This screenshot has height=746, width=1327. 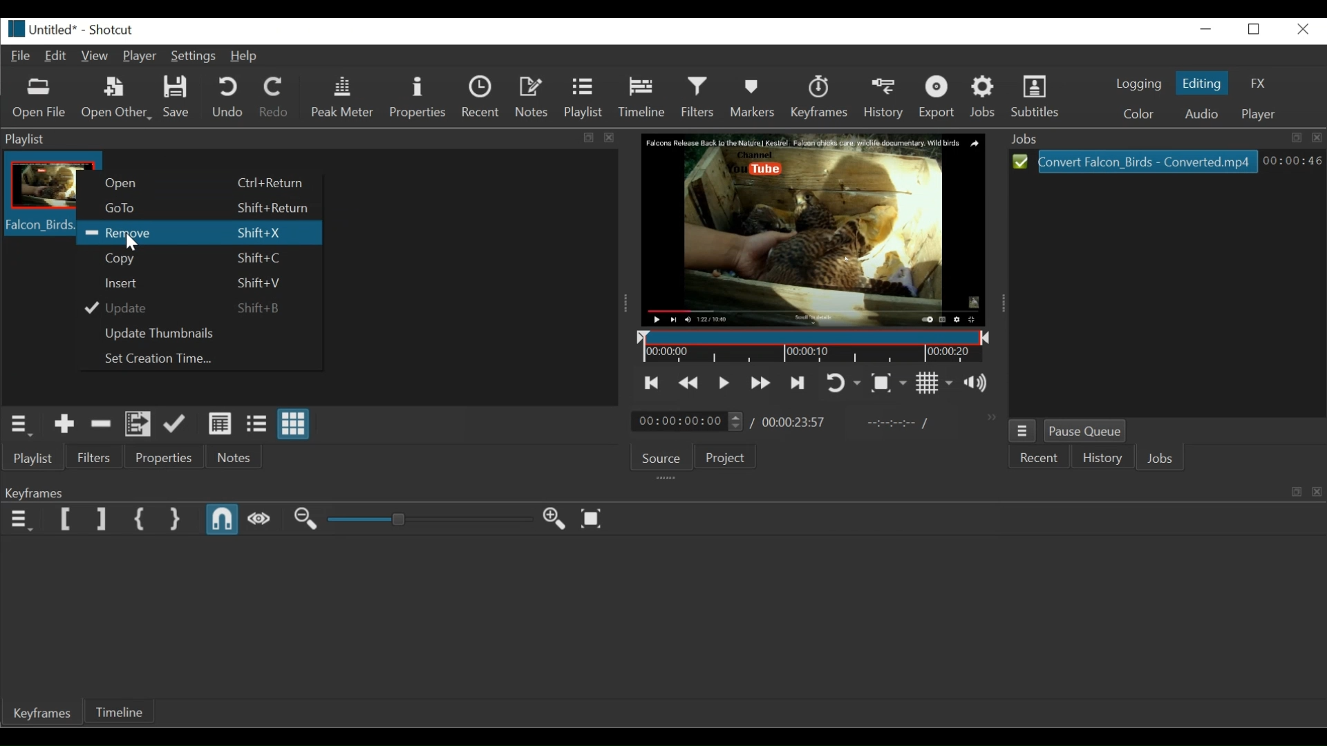 What do you see at coordinates (820, 227) in the screenshot?
I see `Falcon Release Back to the Nature | Kestrel. Falcon chicks care wildlife documentary. Wild Birds. Channel. You tube (Media Player)` at bounding box center [820, 227].